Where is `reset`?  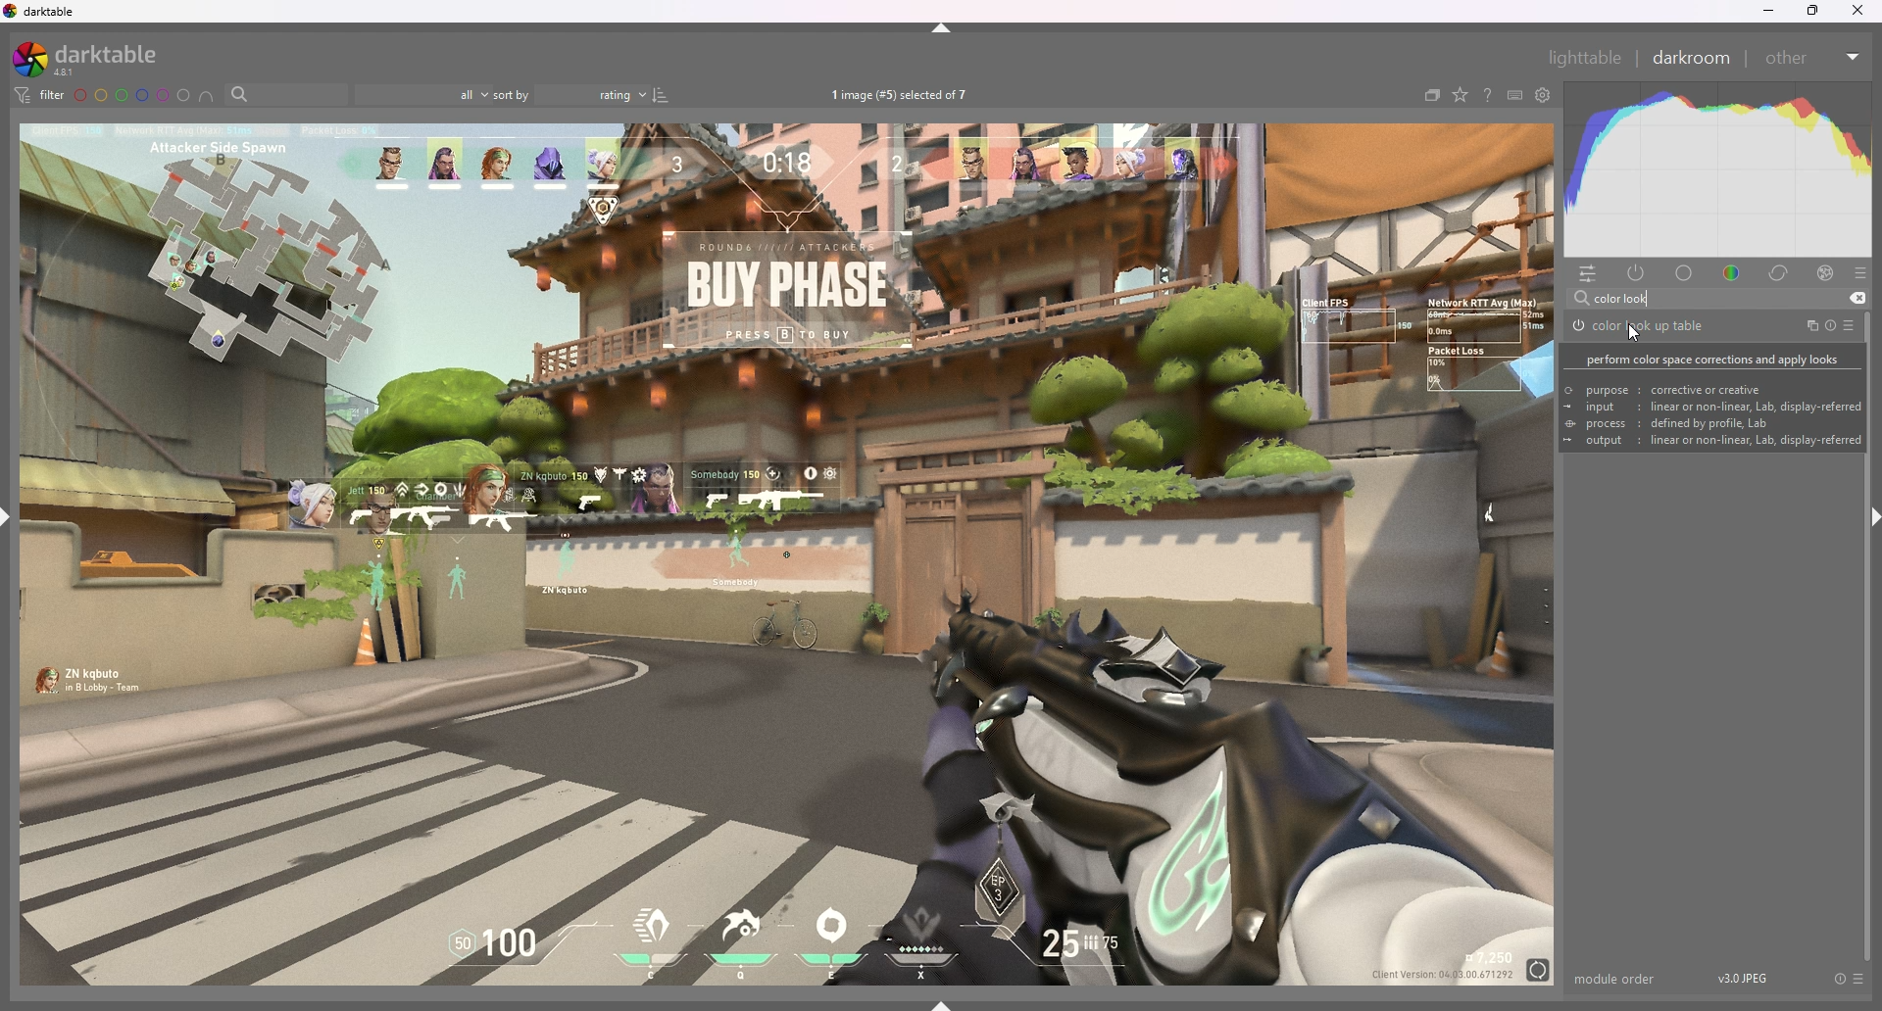
reset is located at coordinates (1831, 325).